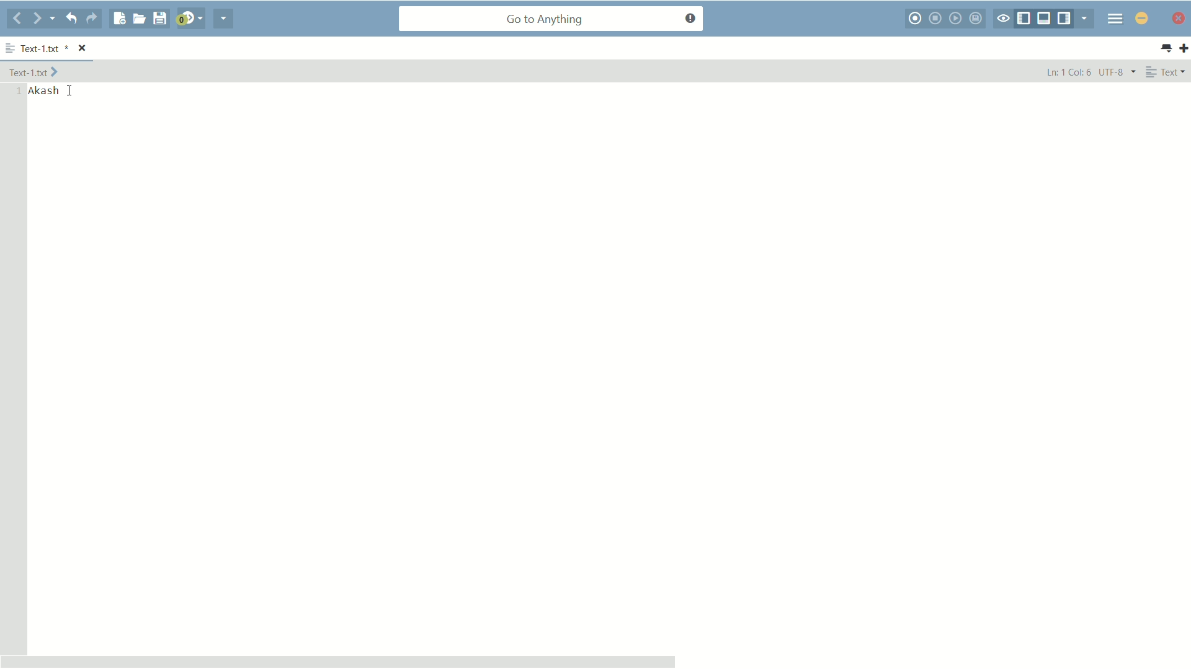 The height and width of the screenshot is (669, 1191). What do you see at coordinates (11, 49) in the screenshot?
I see `more options` at bounding box center [11, 49].